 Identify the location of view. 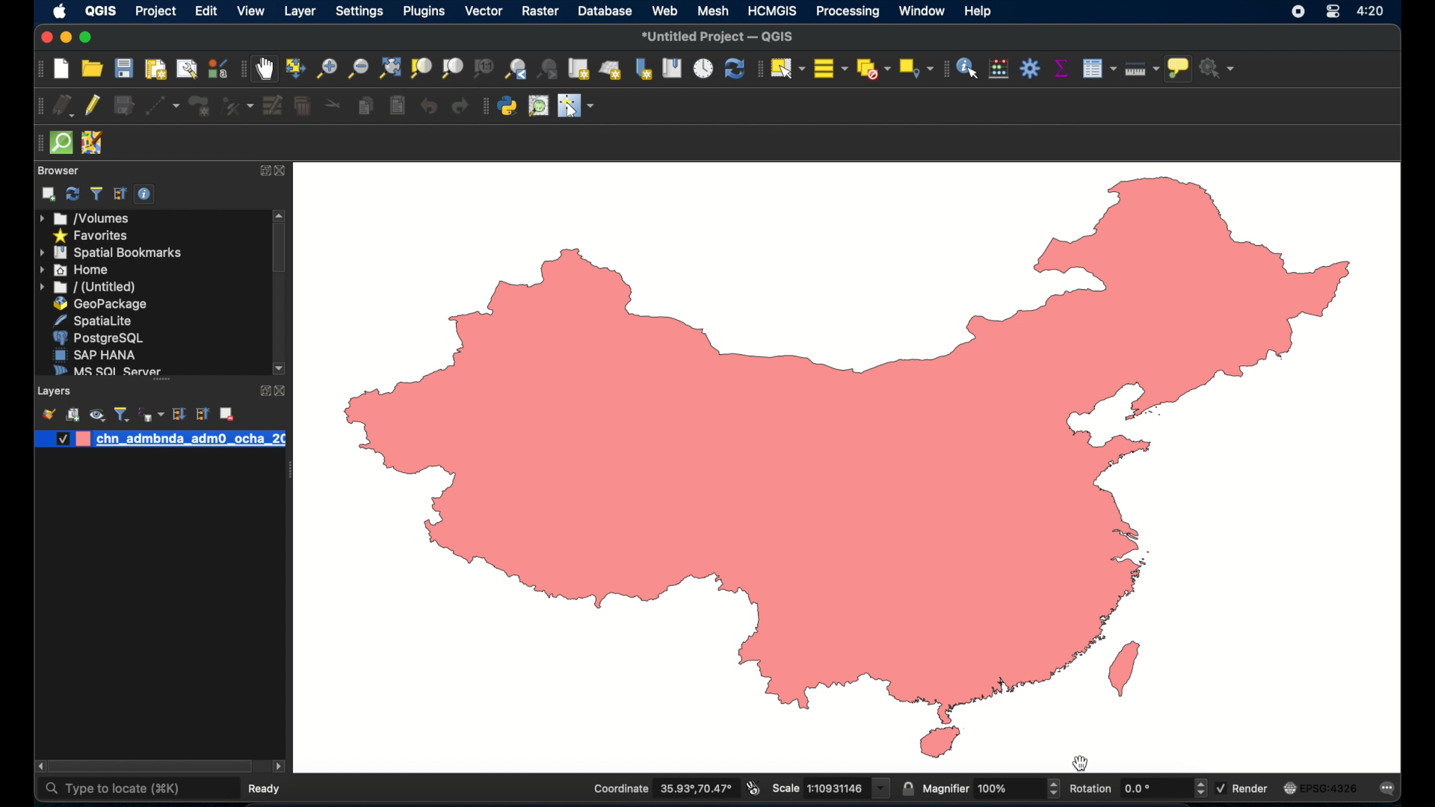
(251, 13).